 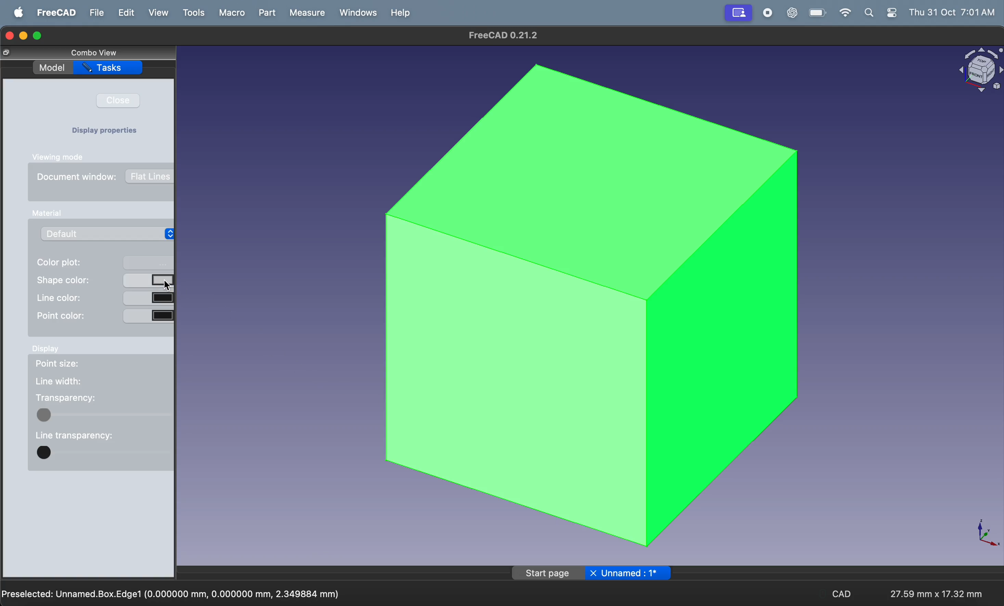 What do you see at coordinates (172, 285) in the screenshot?
I see `cursor` at bounding box center [172, 285].